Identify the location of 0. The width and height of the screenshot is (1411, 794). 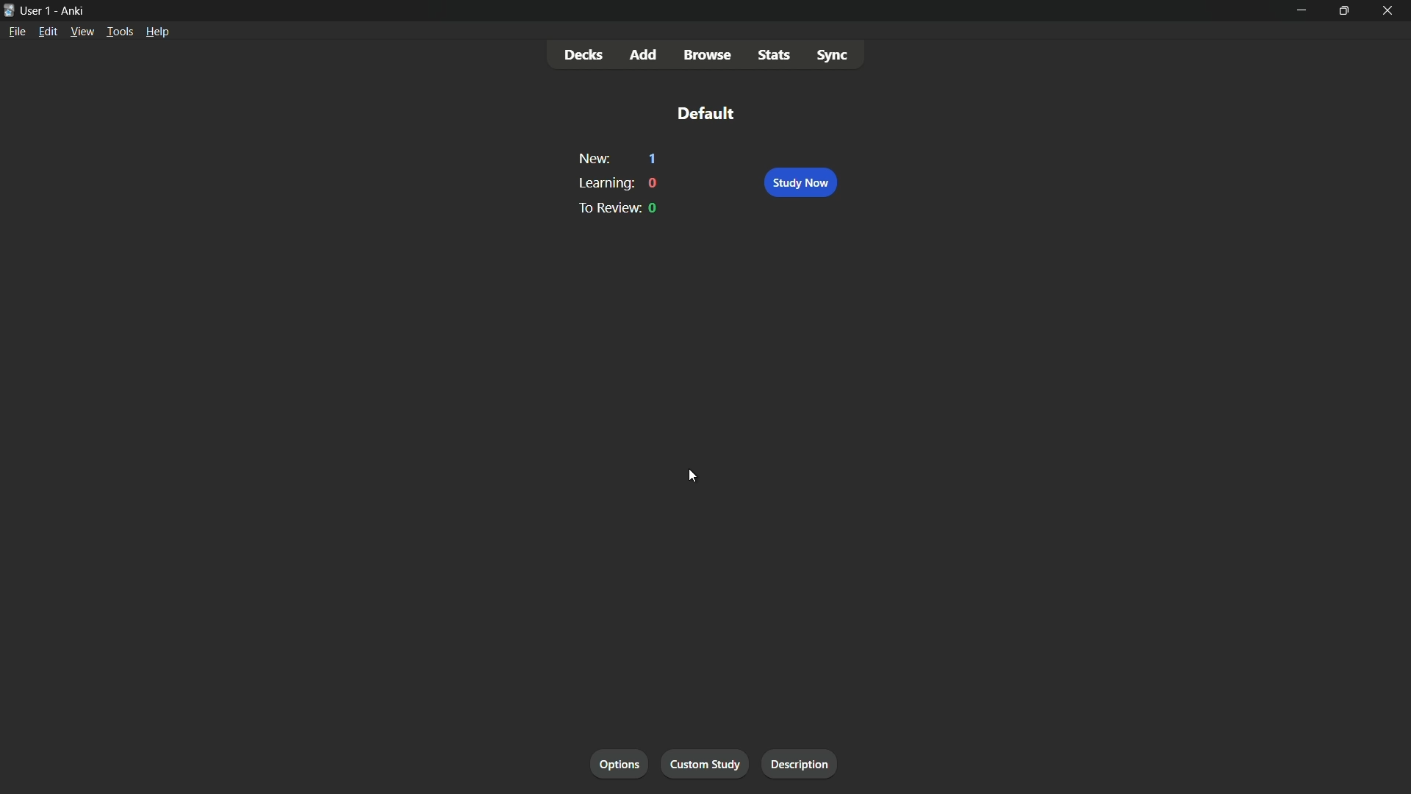
(653, 184).